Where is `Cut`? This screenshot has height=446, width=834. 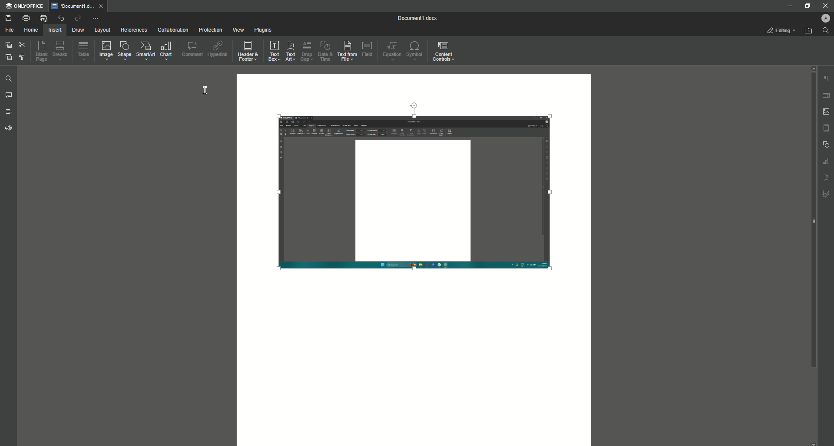
Cut is located at coordinates (23, 45).